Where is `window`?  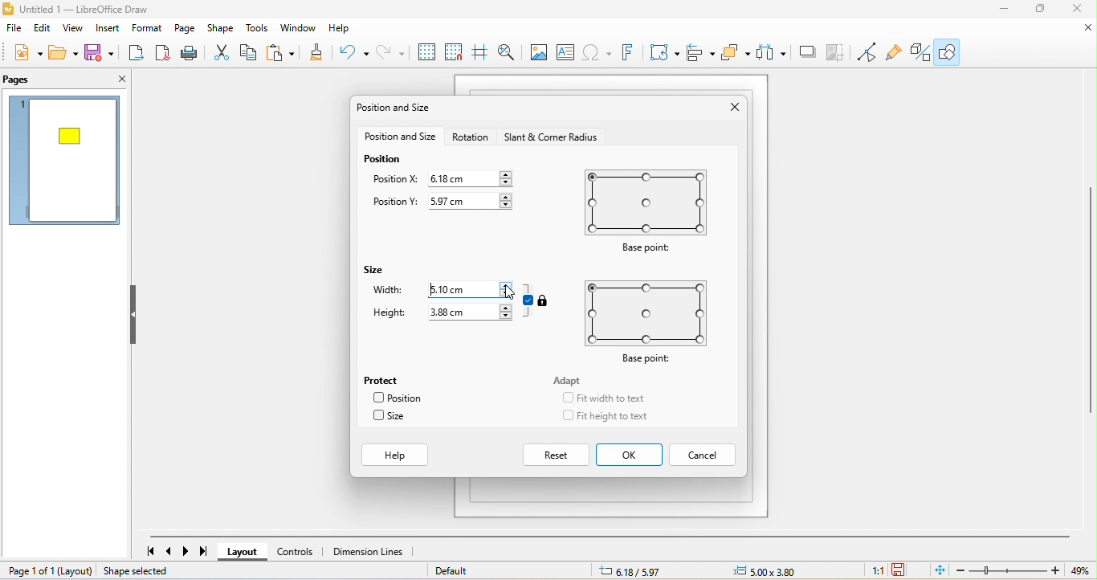 window is located at coordinates (301, 28).